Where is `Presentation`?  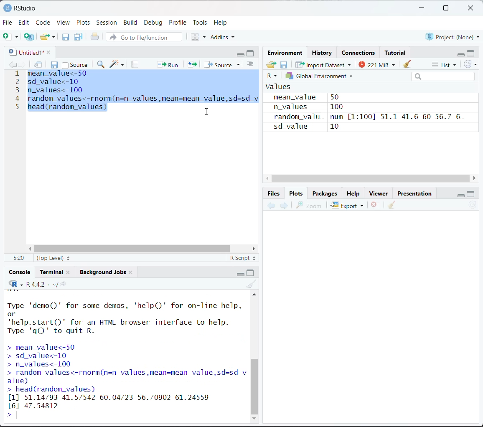 Presentation is located at coordinates (415, 194).